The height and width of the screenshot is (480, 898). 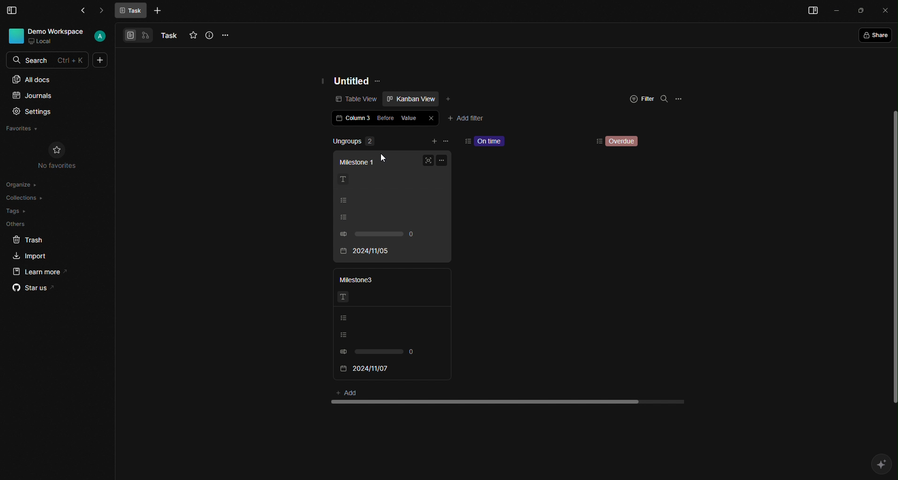 I want to click on Ungroups, so click(x=373, y=141).